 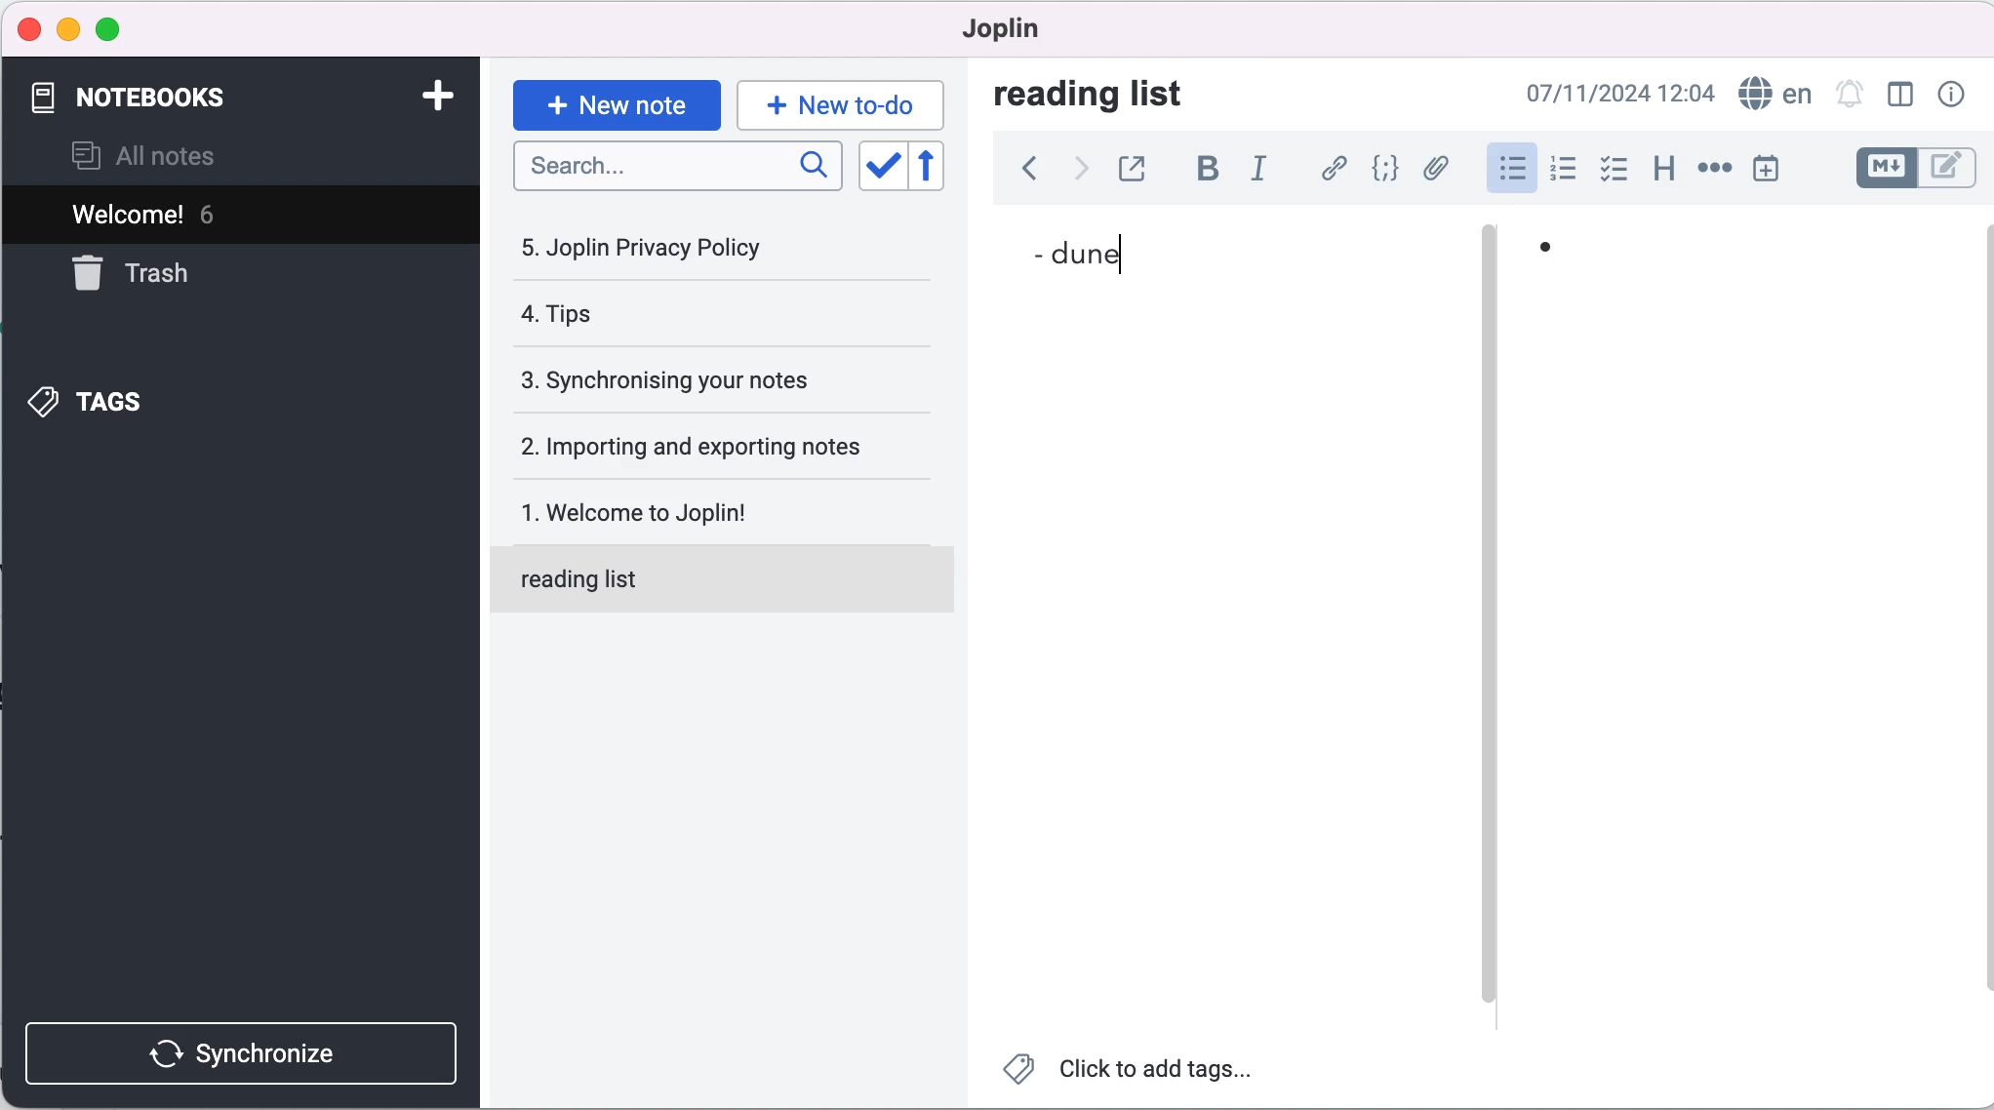 I want to click on toggle external editing, so click(x=1141, y=167).